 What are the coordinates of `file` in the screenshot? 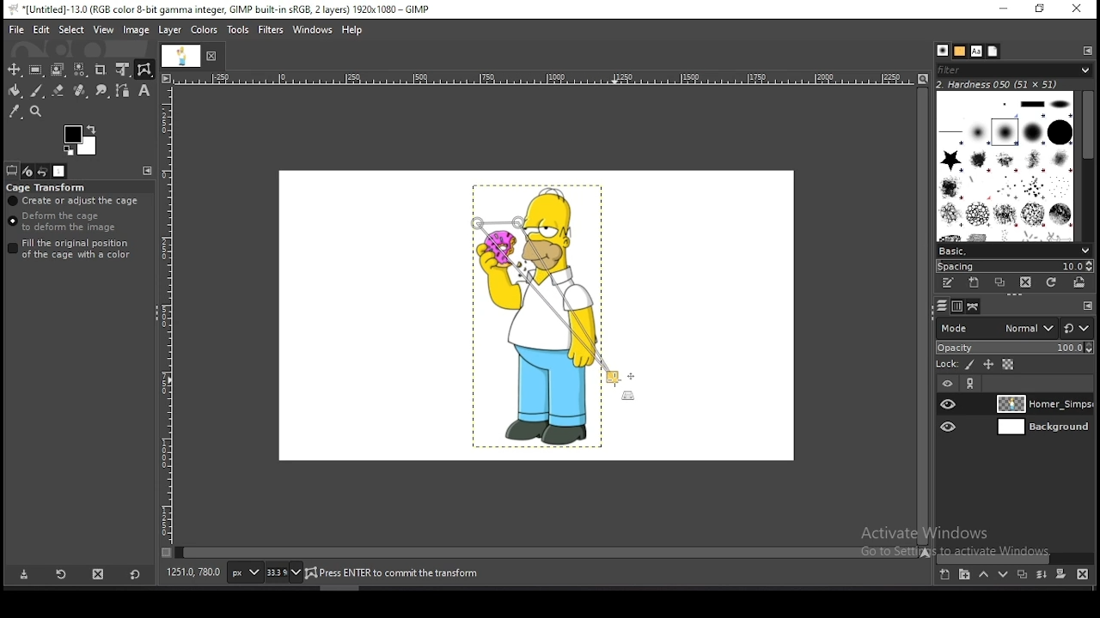 It's located at (16, 28).